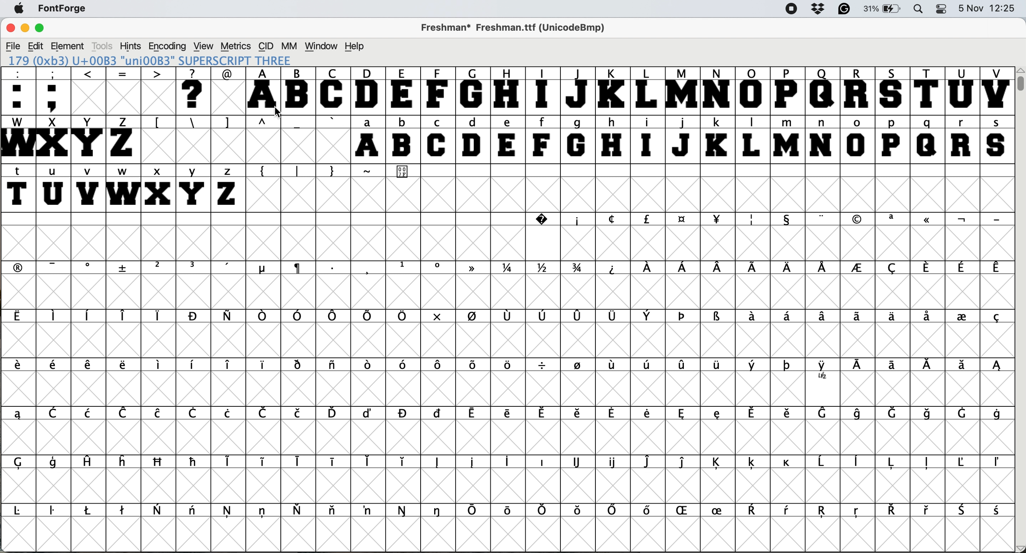 The width and height of the screenshot is (1026, 553). I want to click on symbol, so click(961, 365).